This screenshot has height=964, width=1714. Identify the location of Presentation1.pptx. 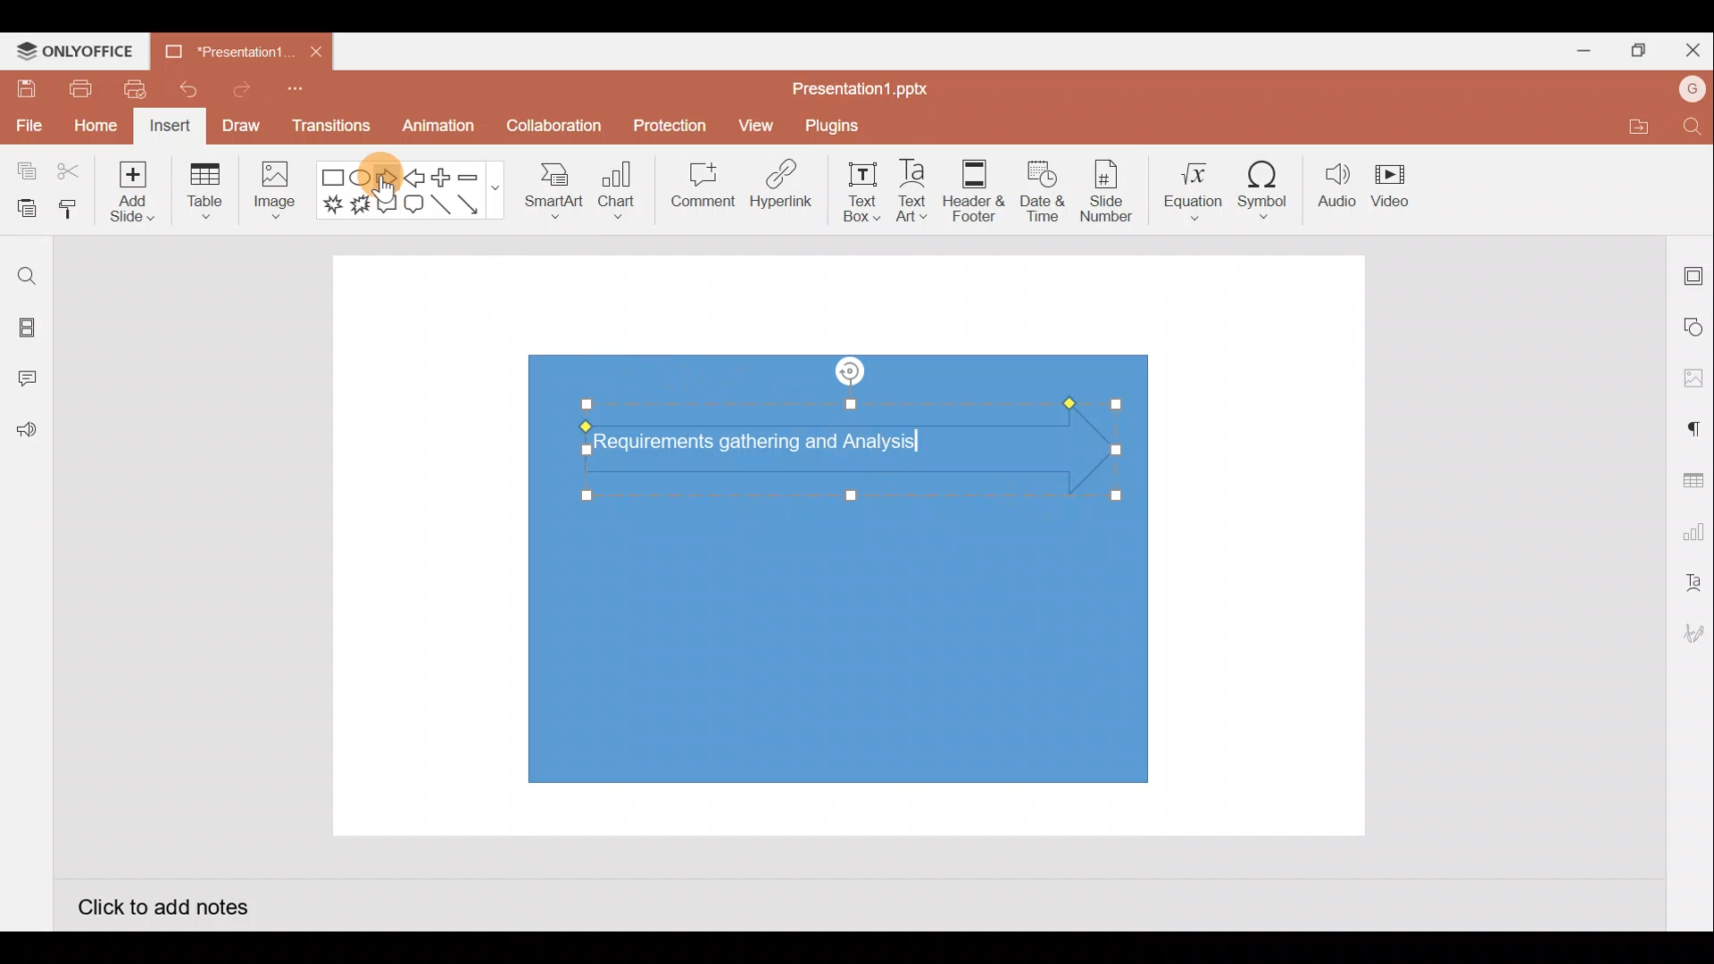
(867, 85).